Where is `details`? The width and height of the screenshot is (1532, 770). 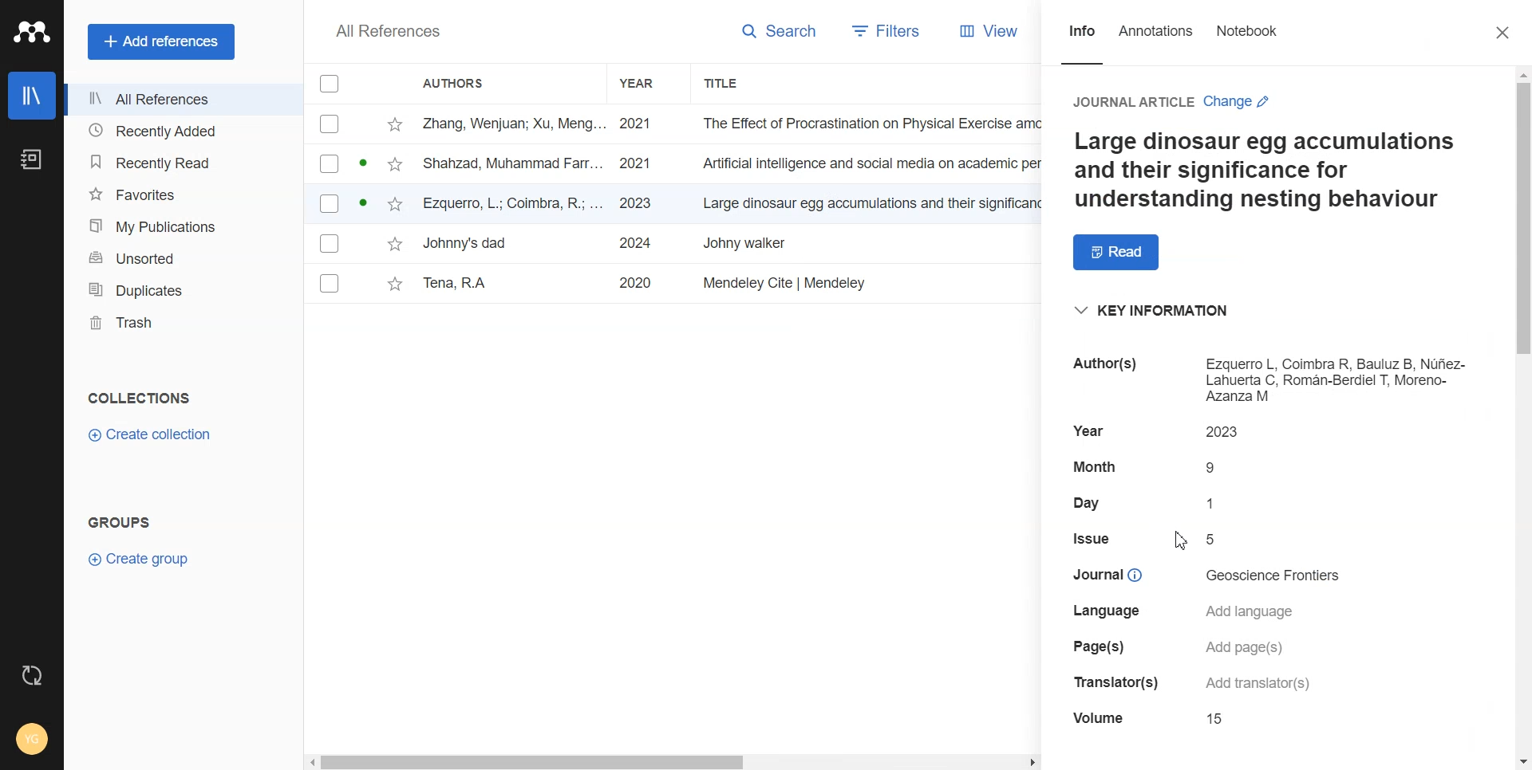 details is located at coordinates (1103, 363).